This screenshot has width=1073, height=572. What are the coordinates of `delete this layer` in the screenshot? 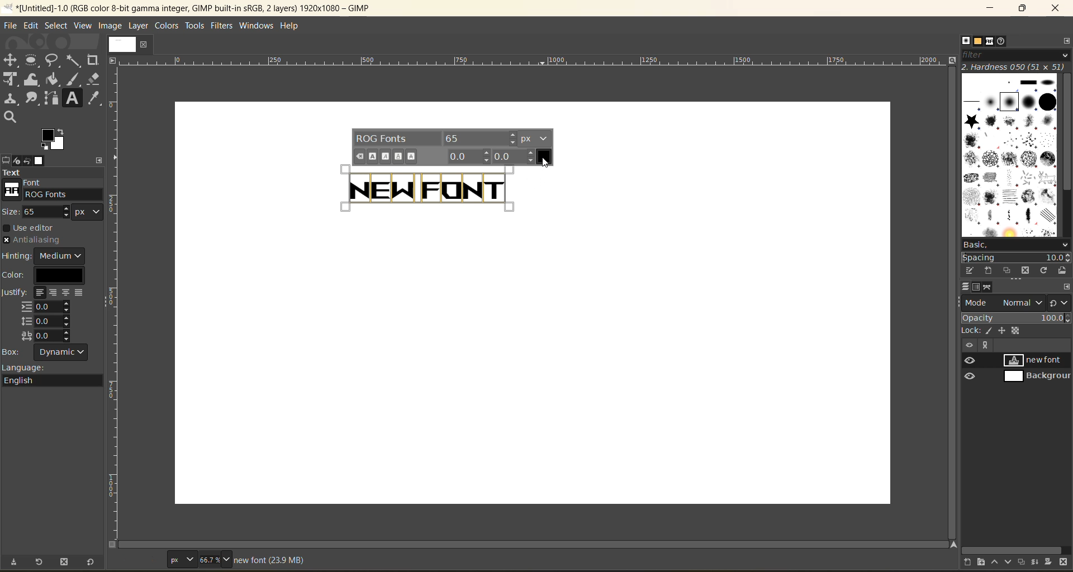 It's located at (1063, 563).